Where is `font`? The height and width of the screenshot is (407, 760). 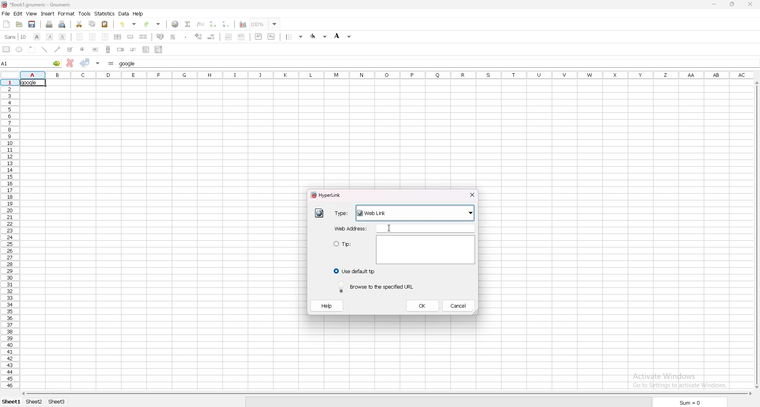 font is located at coordinates (15, 37).